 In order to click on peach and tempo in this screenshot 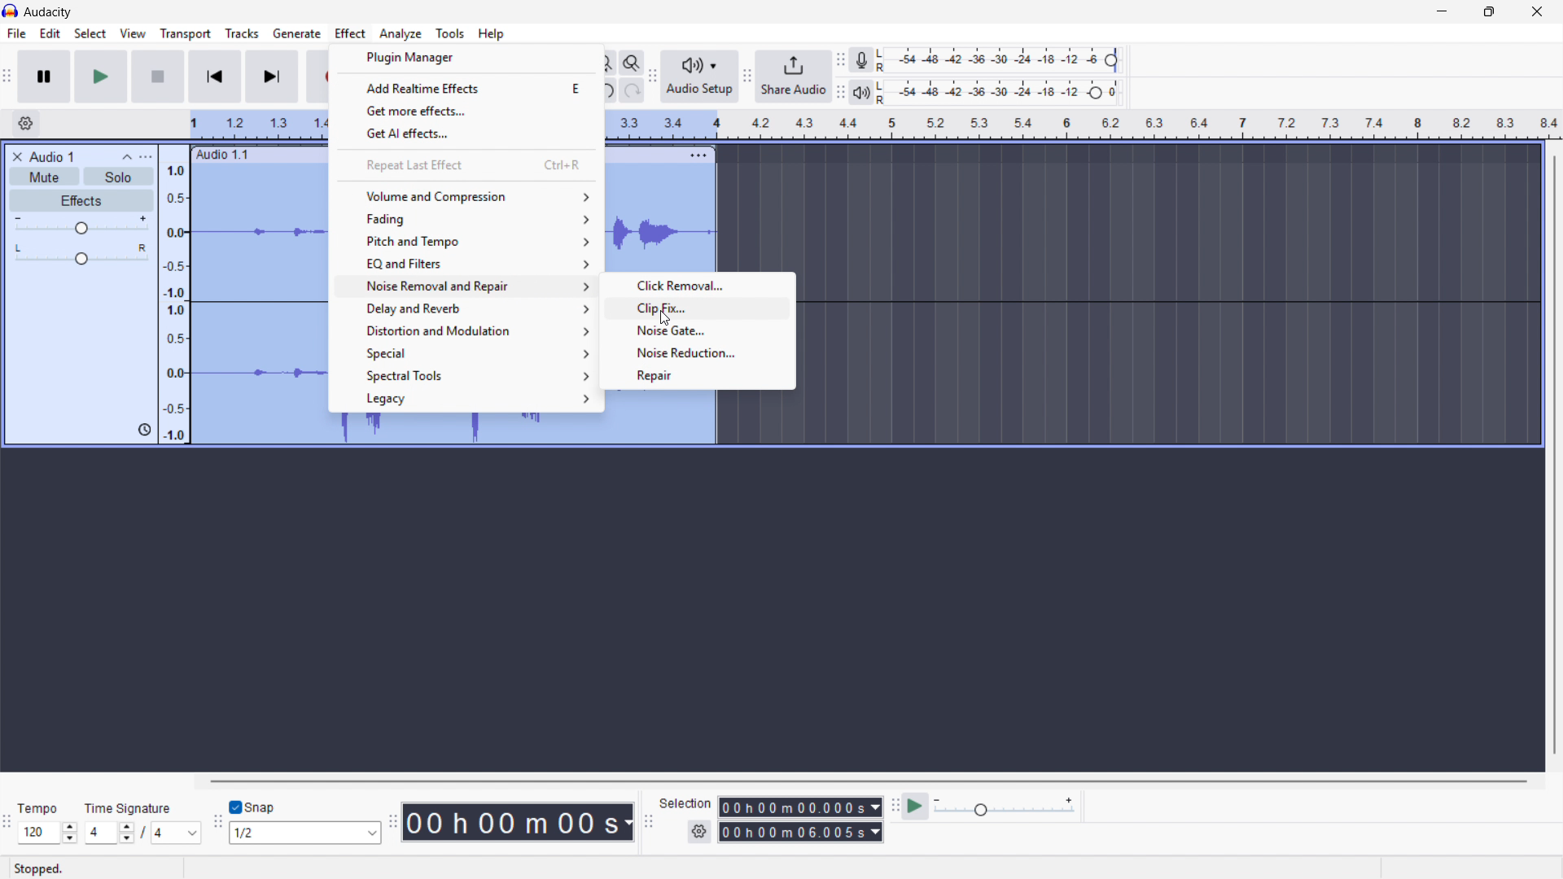, I will do `click(466, 241)`.